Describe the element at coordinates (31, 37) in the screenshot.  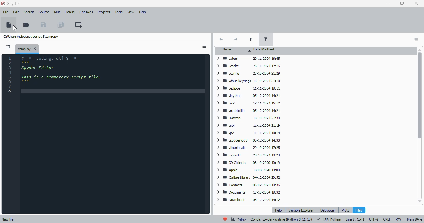
I see `temporary file` at that location.